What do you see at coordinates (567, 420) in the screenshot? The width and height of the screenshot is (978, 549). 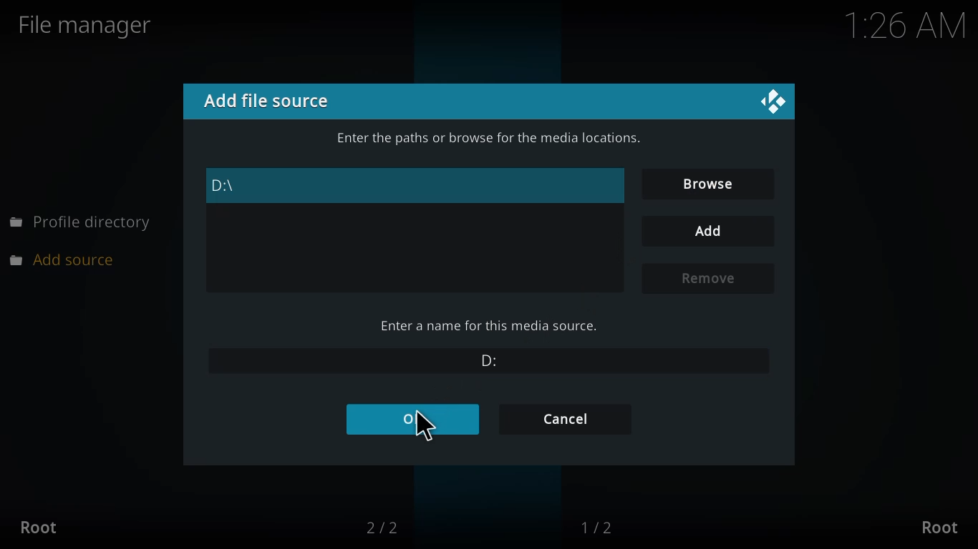 I see `Cancel` at bounding box center [567, 420].